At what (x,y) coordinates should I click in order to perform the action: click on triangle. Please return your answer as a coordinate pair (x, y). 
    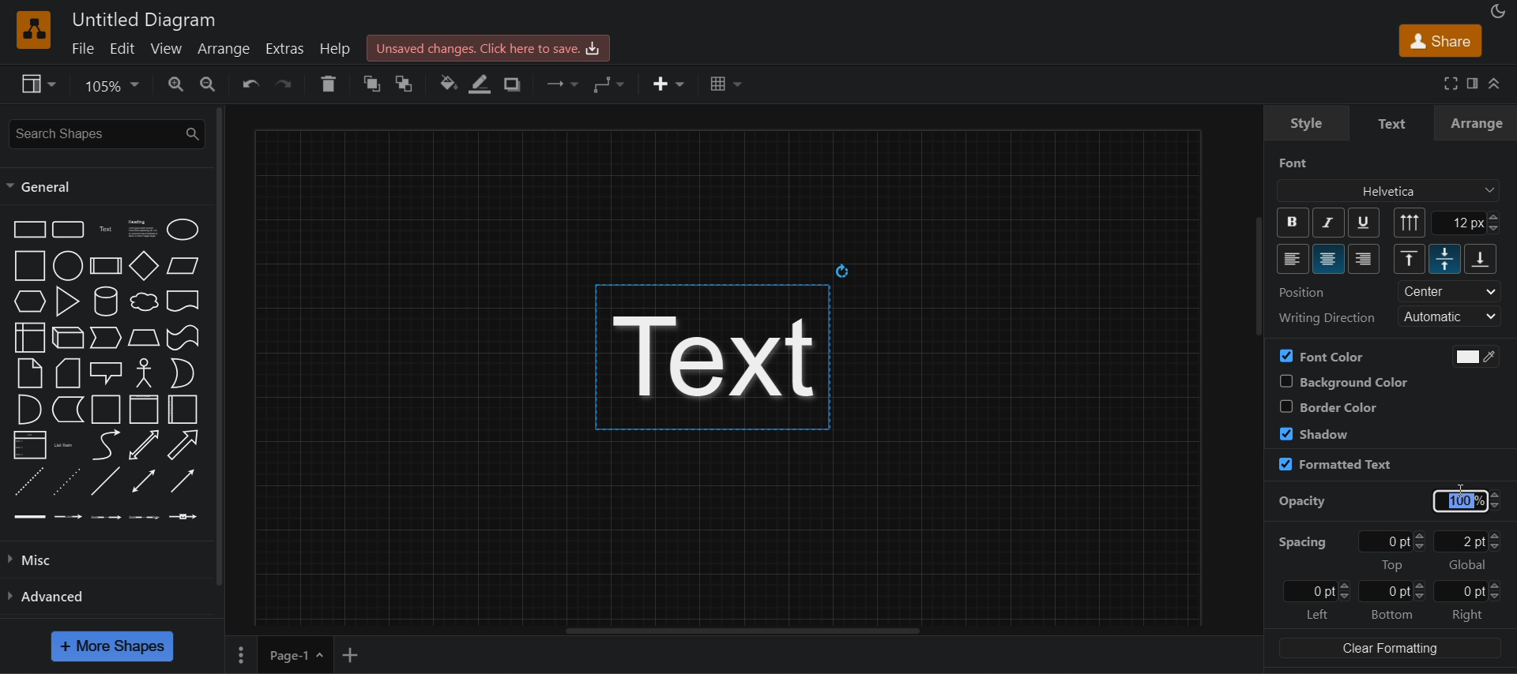
    Looking at the image, I should click on (68, 301).